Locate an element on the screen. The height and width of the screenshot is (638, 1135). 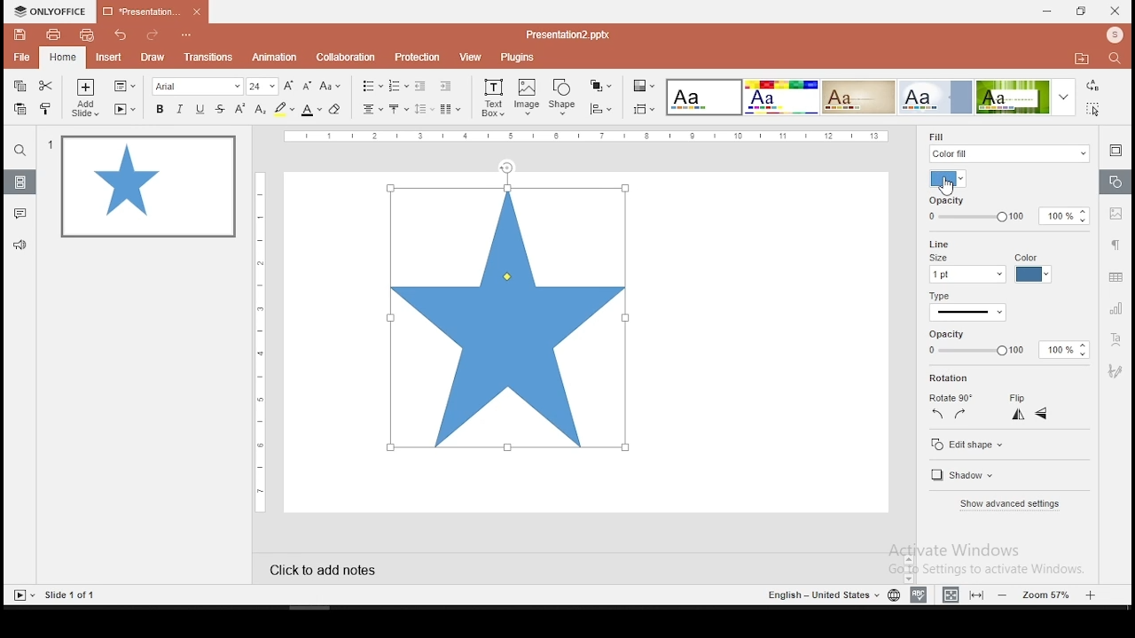
presentation2.pptx is located at coordinates (565, 35).